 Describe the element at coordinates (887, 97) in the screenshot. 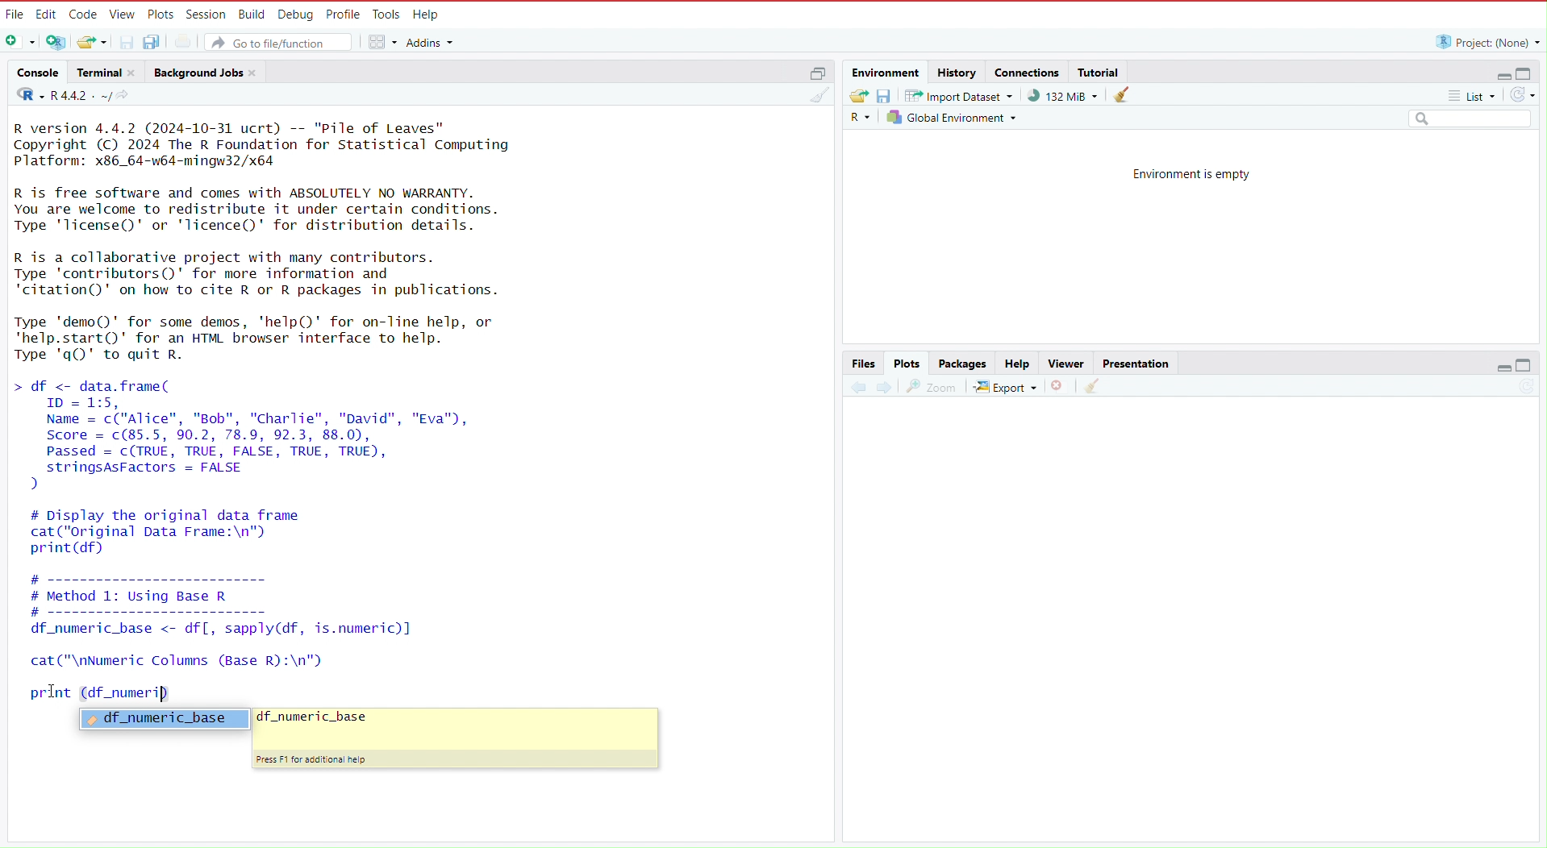

I see `save workspace as` at that location.